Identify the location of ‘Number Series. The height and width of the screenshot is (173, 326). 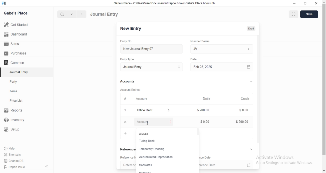
(202, 41).